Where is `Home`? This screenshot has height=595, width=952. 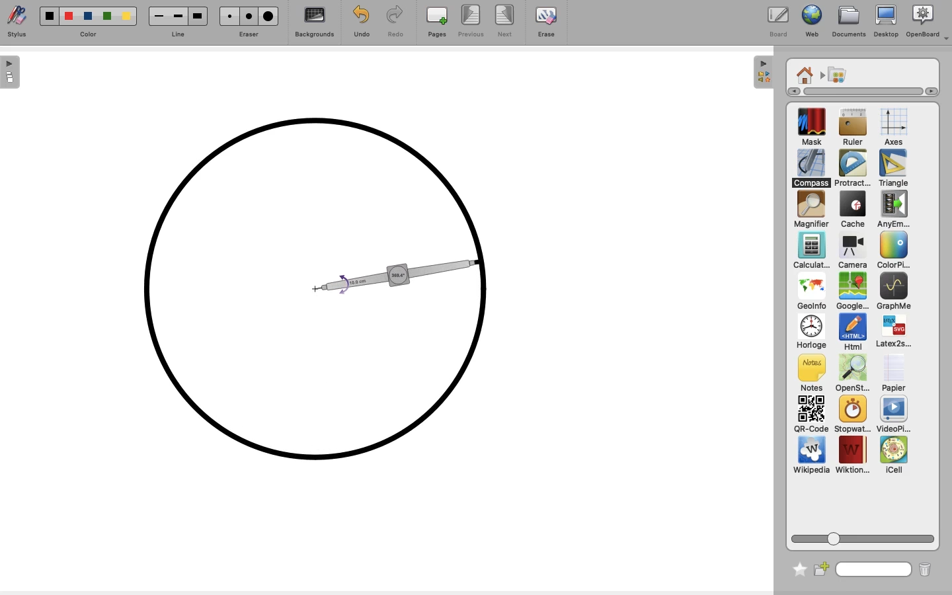
Home is located at coordinates (805, 74).